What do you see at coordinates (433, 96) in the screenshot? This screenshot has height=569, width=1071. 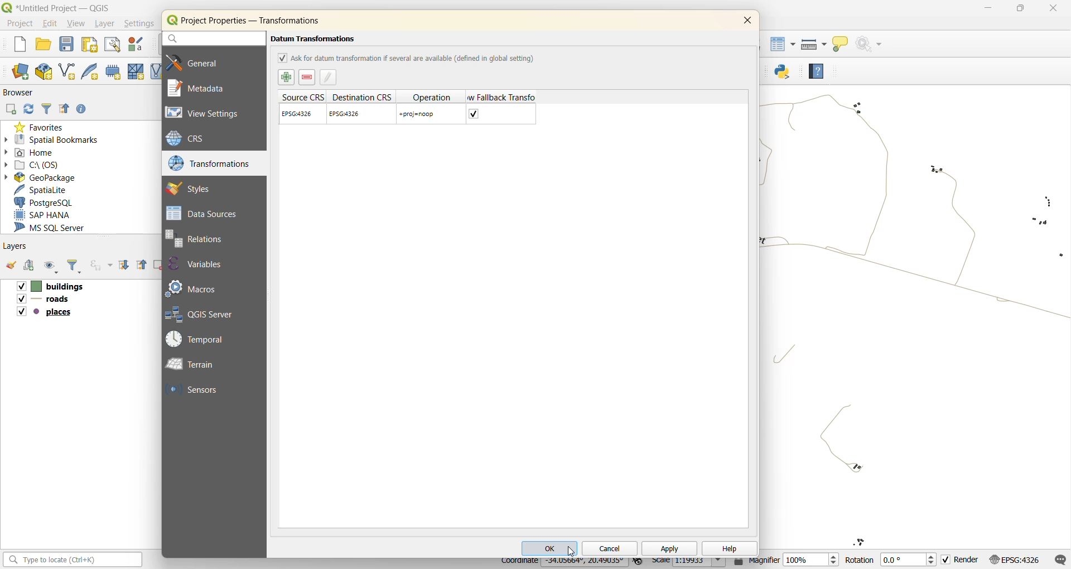 I see `operation` at bounding box center [433, 96].